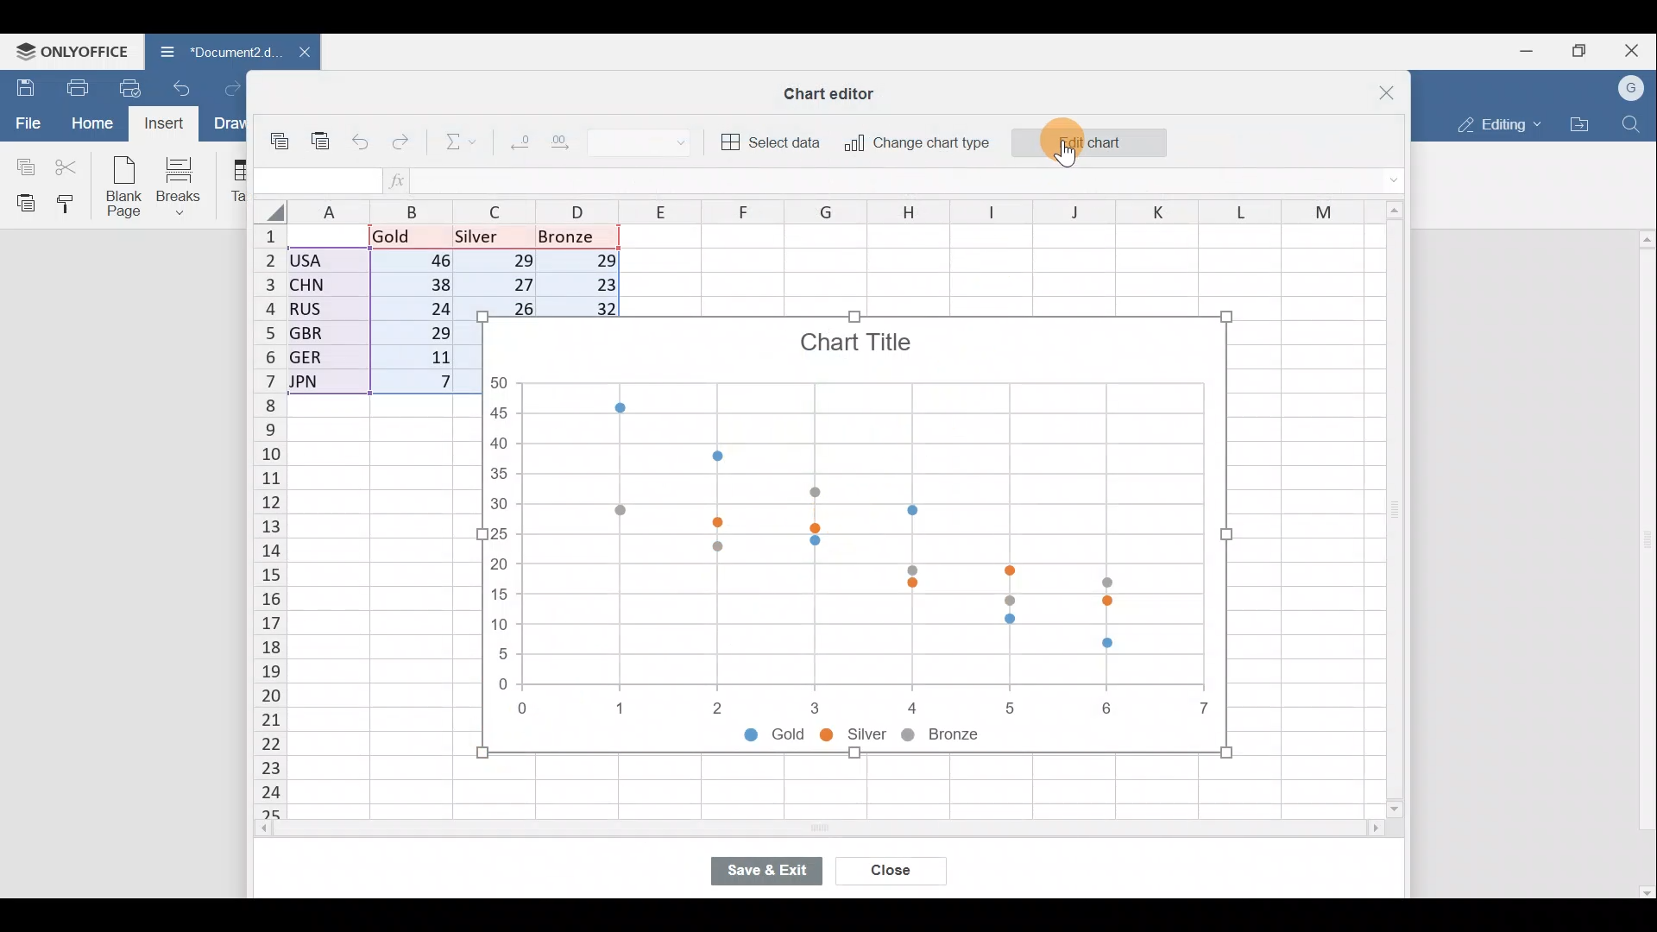 This screenshot has height=932, width=1657. What do you see at coordinates (376, 315) in the screenshot?
I see `Data` at bounding box center [376, 315].